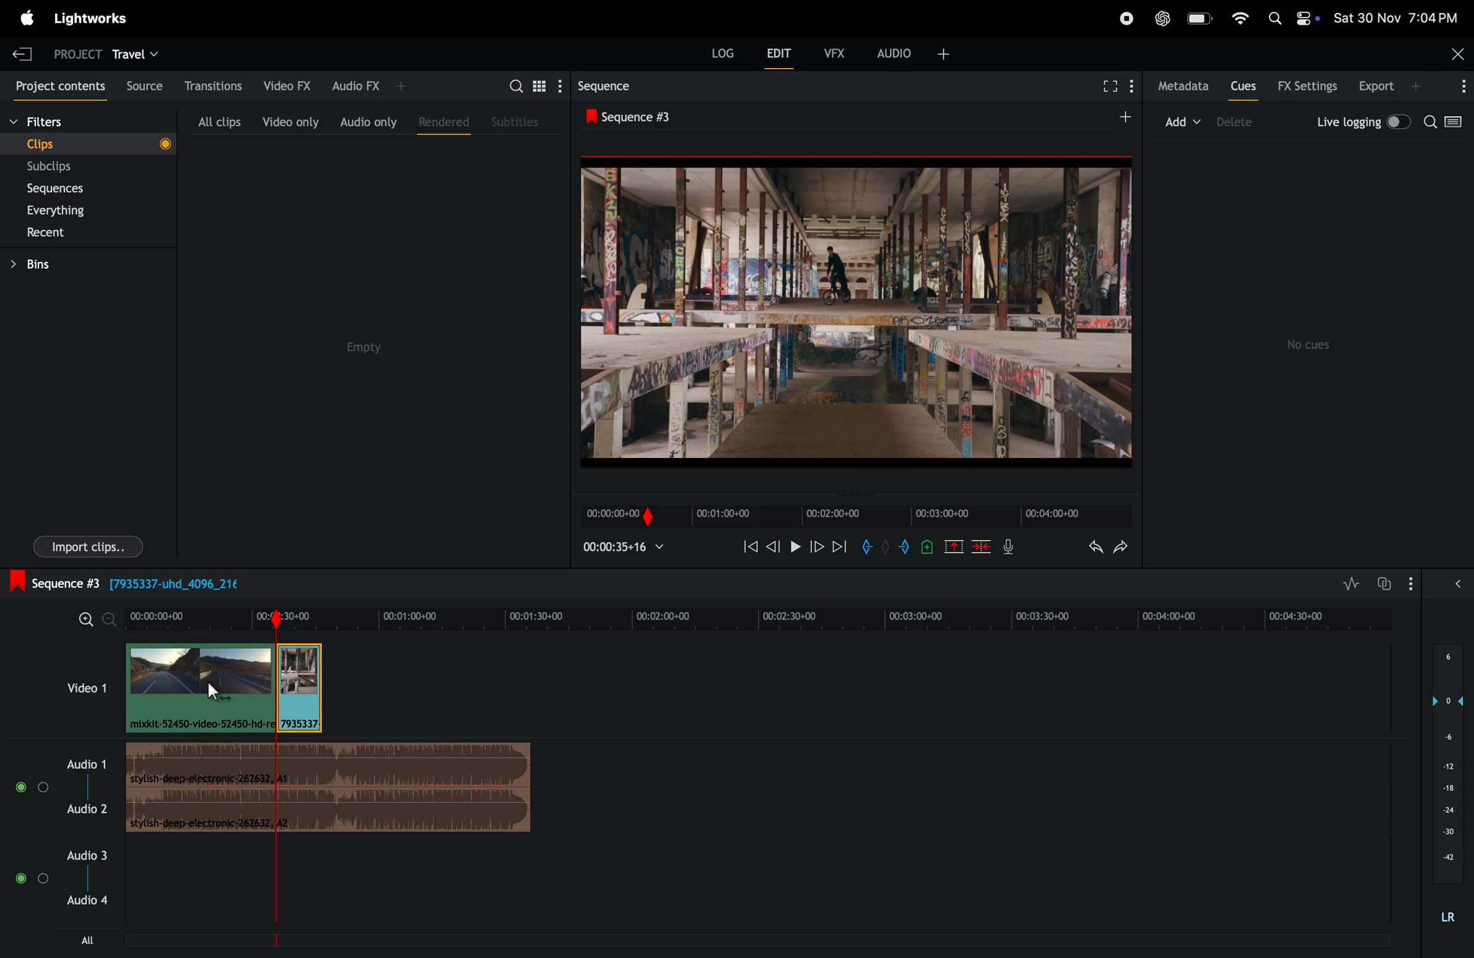  I want to click on Audio, so click(32, 879).